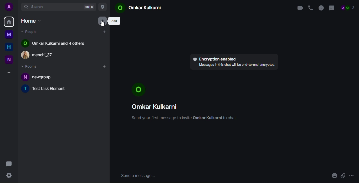 The width and height of the screenshot is (359, 183). What do you see at coordinates (46, 89) in the screenshot?
I see `T Test task Element` at bounding box center [46, 89].